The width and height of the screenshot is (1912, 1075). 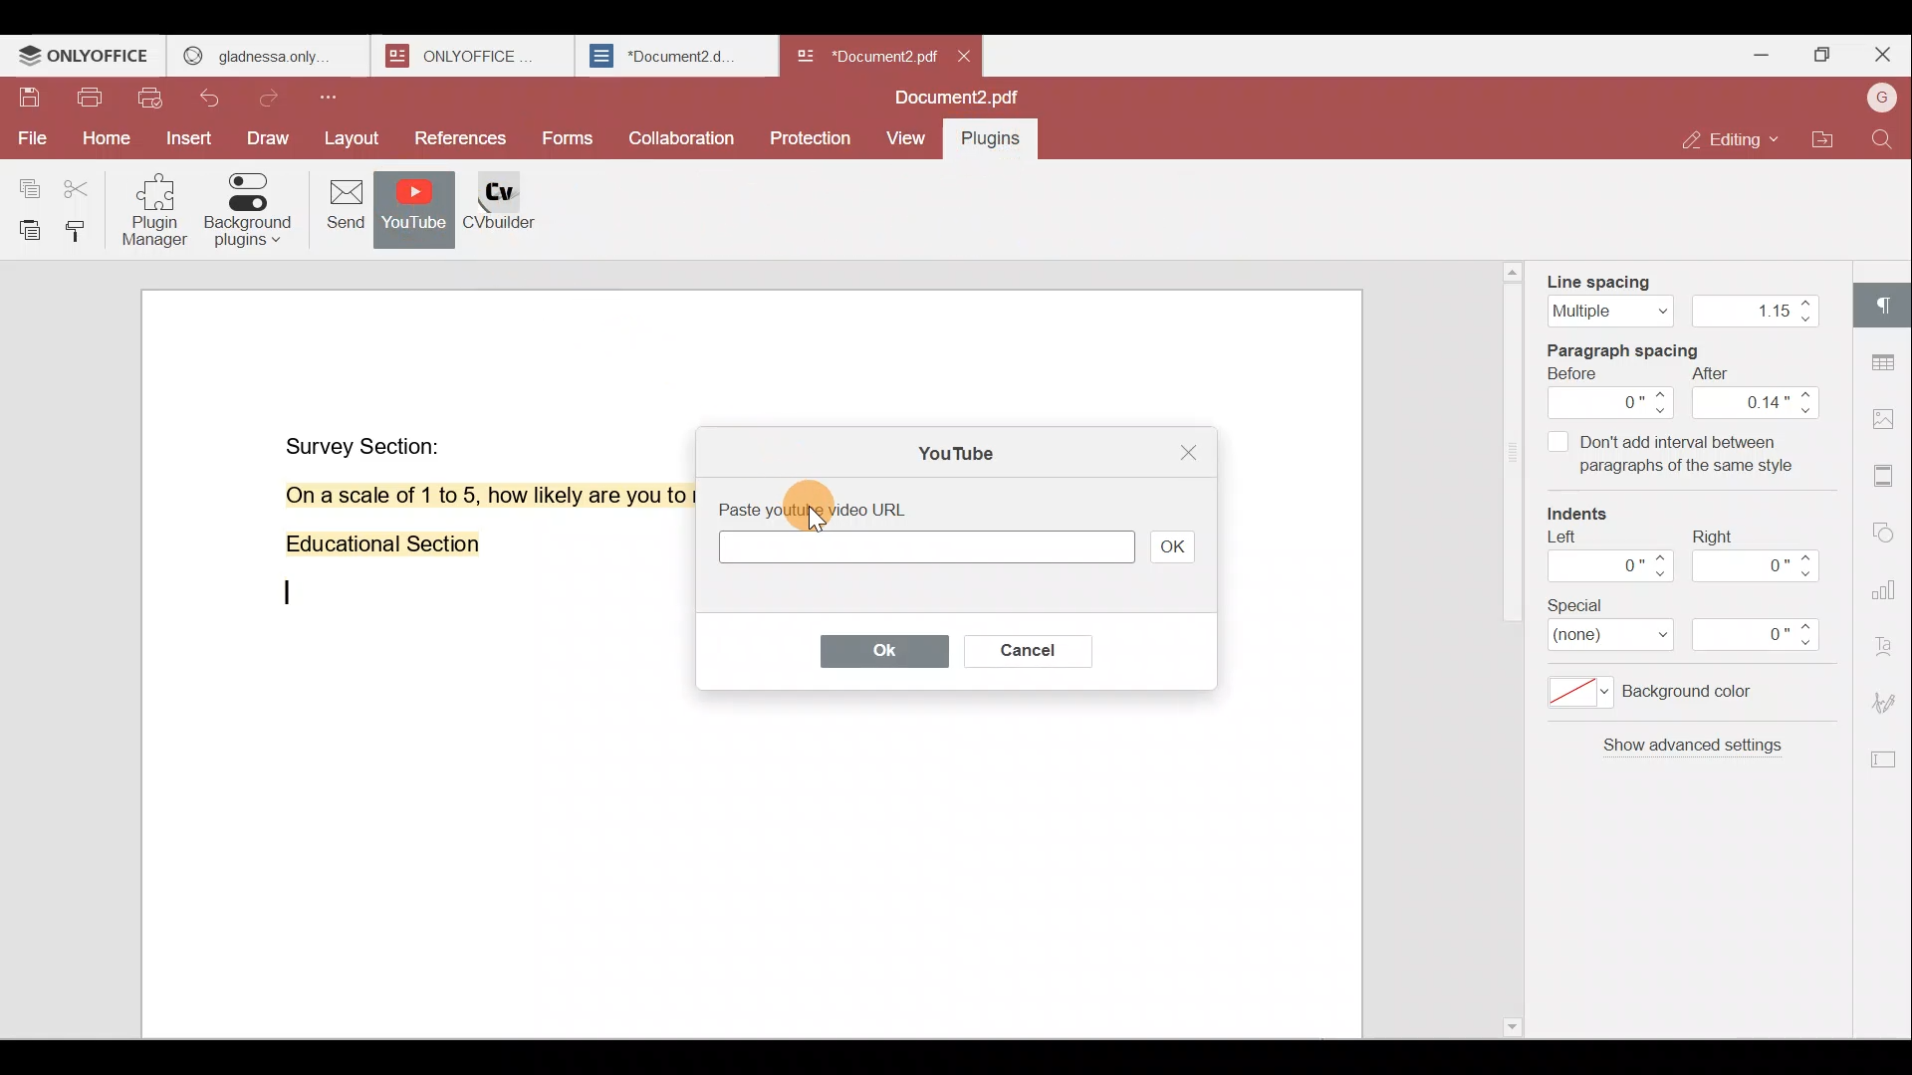 What do you see at coordinates (1758, 393) in the screenshot?
I see `After` at bounding box center [1758, 393].